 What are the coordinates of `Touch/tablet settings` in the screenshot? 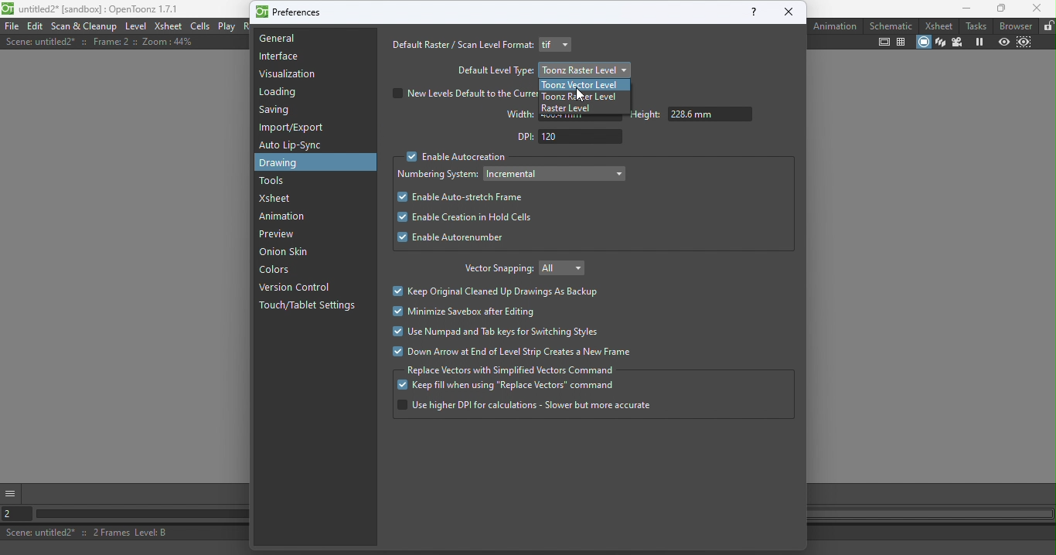 It's located at (312, 306).